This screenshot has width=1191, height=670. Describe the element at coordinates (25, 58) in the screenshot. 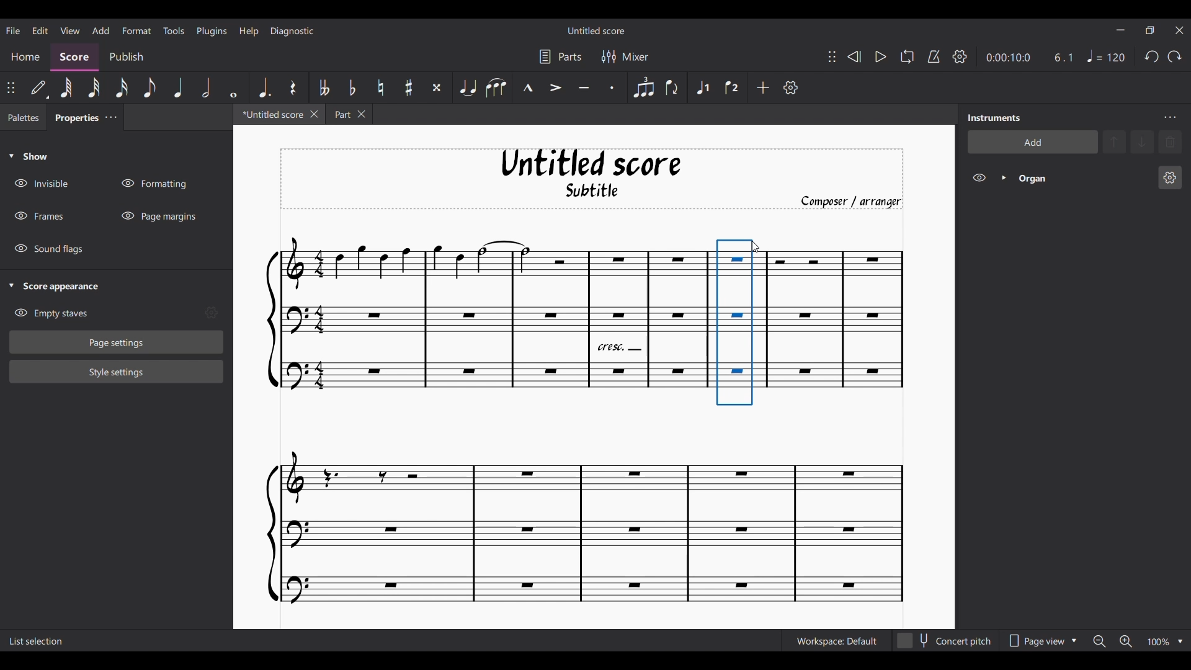

I see `Home section` at that location.